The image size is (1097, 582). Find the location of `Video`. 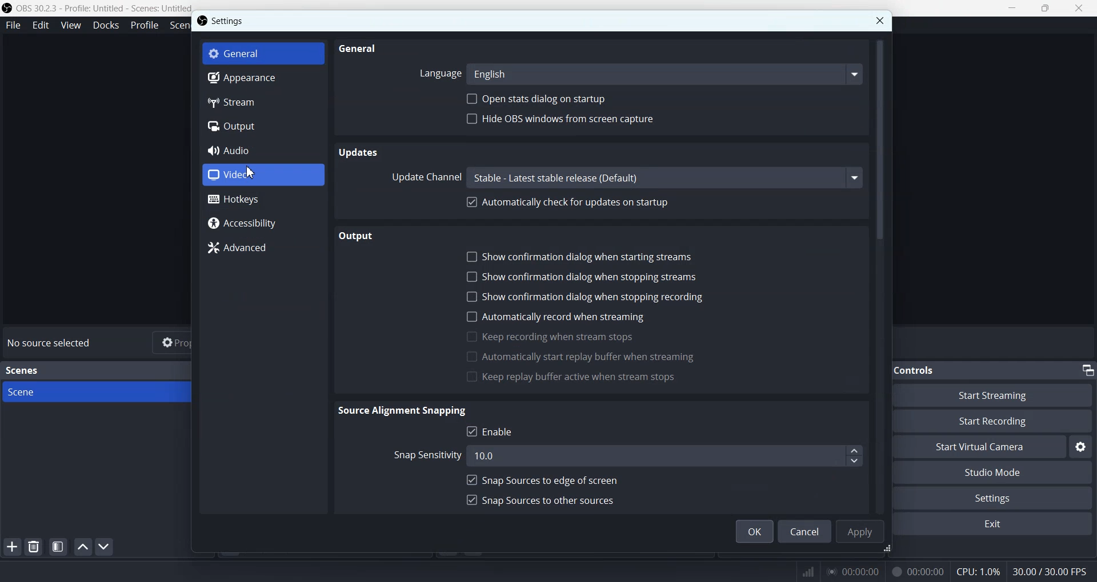

Video is located at coordinates (263, 175).